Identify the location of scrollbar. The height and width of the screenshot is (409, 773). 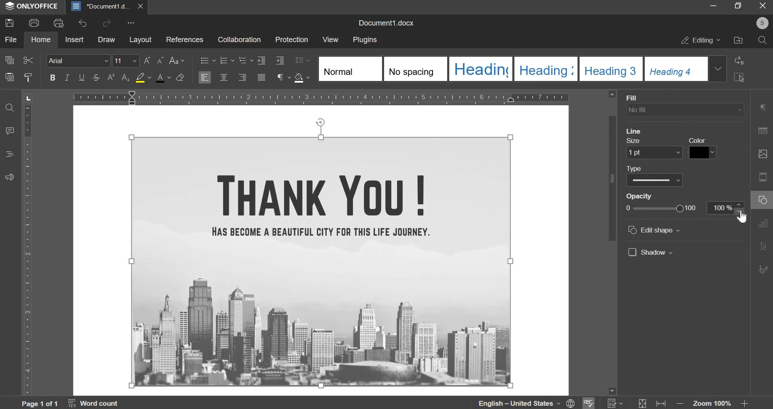
(611, 241).